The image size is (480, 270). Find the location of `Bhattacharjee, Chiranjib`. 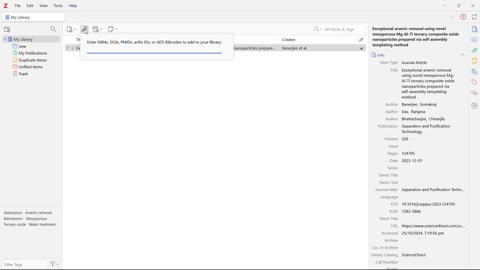

Bhattacharjee, Chiranjib is located at coordinates (423, 119).